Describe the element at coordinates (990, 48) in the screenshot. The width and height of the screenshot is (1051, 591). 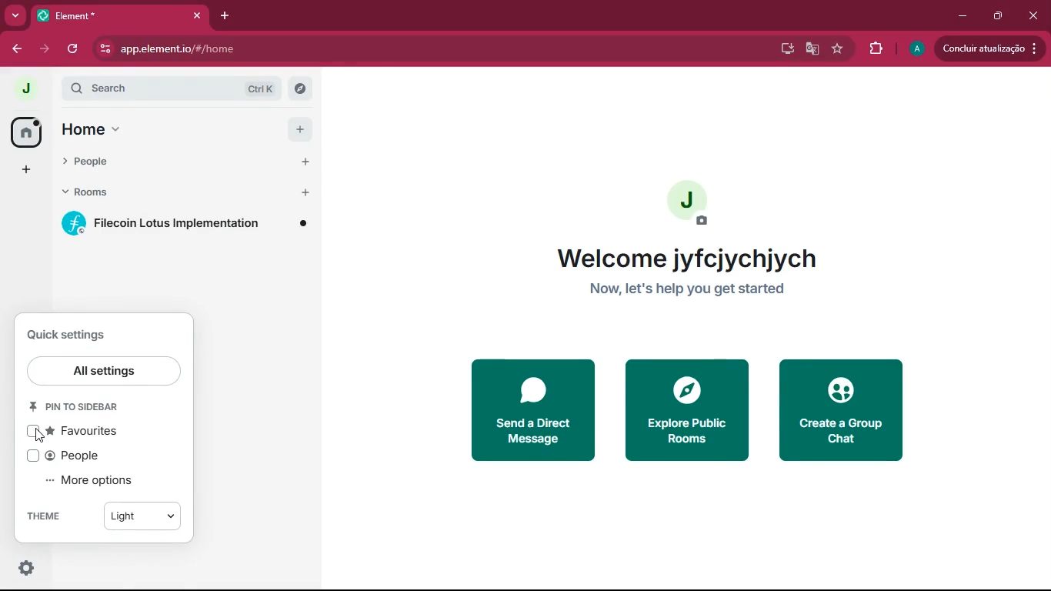
I see `update` at that location.